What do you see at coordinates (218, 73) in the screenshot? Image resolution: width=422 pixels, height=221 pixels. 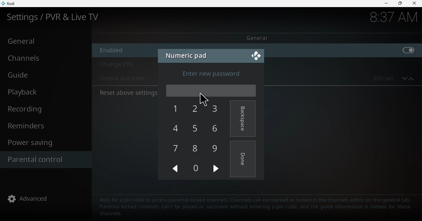 I see `Enter new password` at bounding box center [218, 73].